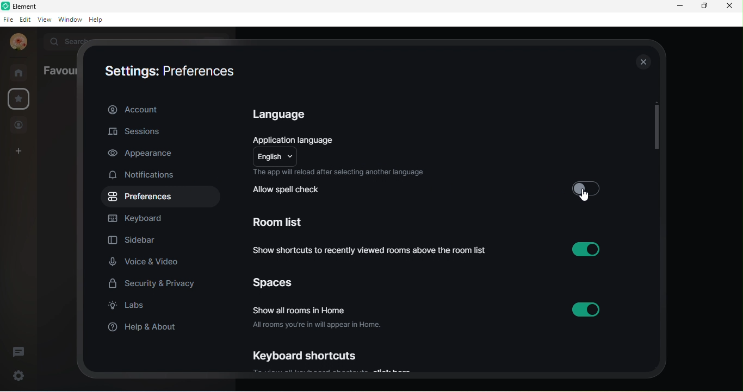 The width and height of the screenshot is (743, 392). What do you see at coordinates (146, 154) in the screenshot?
I see `appearance` at bounding box center [146, 154].